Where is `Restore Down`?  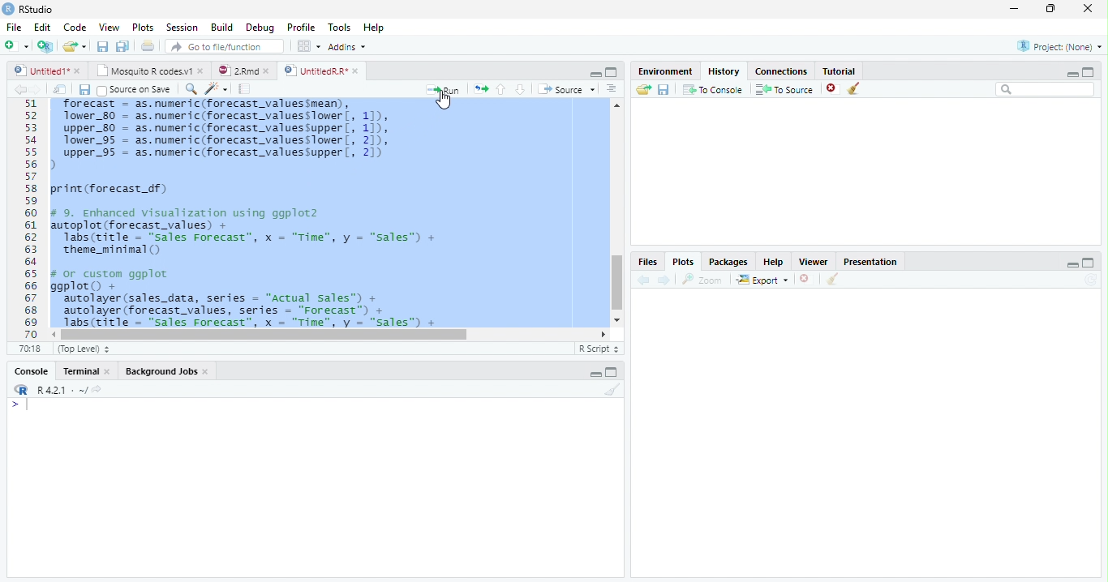 Restore Down is located at coordinates (1051, 10).